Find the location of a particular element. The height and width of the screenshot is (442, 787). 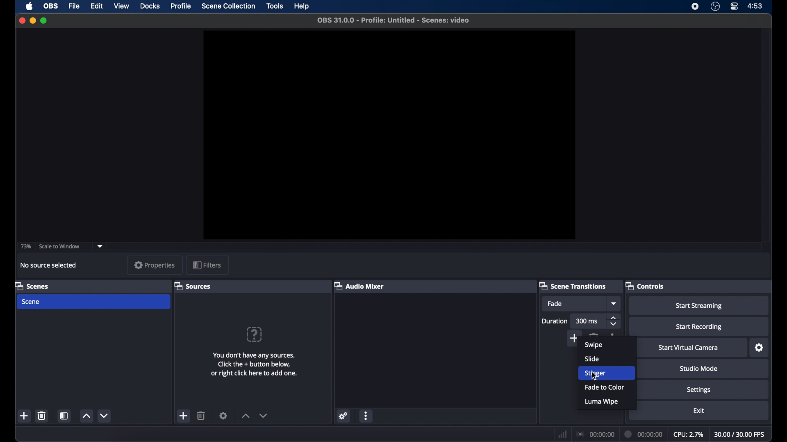

delete is located at coordinates (202, 415).